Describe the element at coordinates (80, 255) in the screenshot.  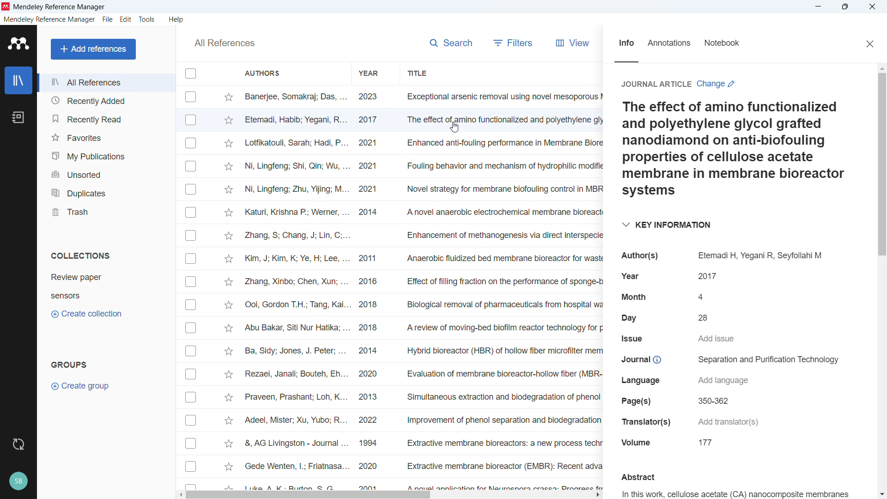
I see `collections ` at that location.